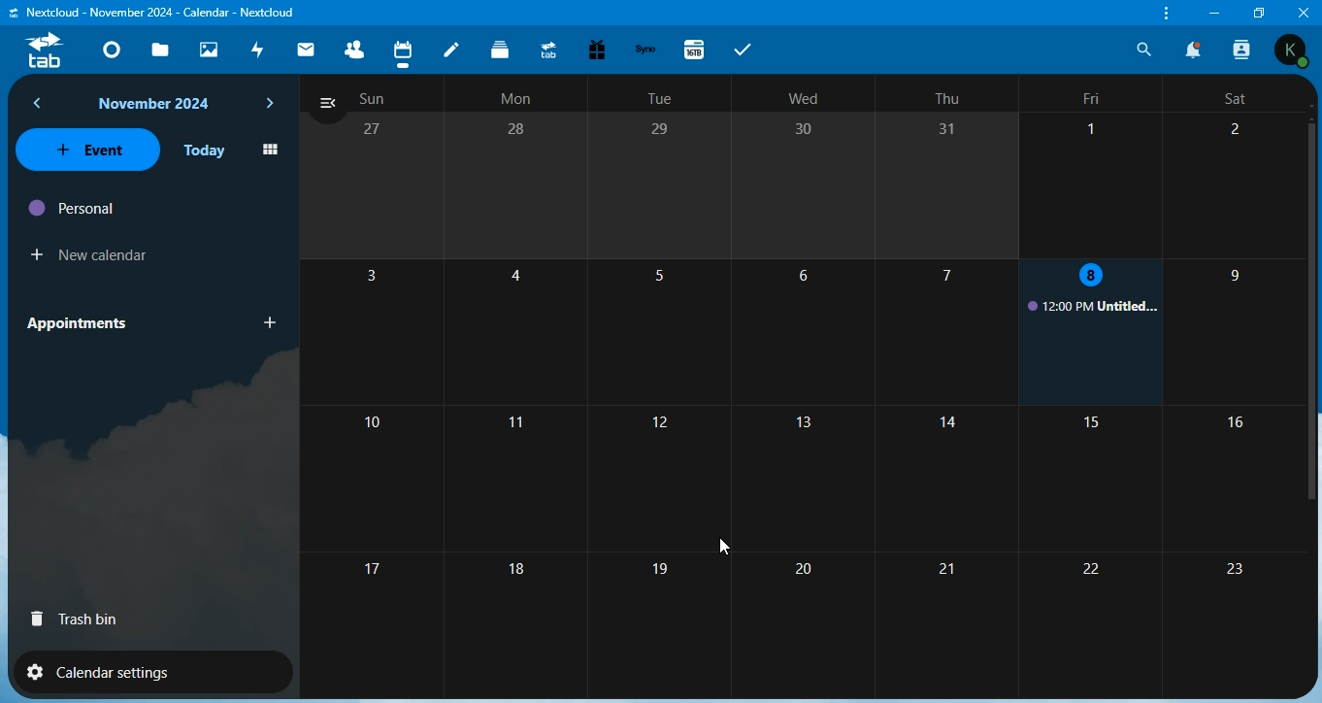  I want to click on text, so click(804, 97).